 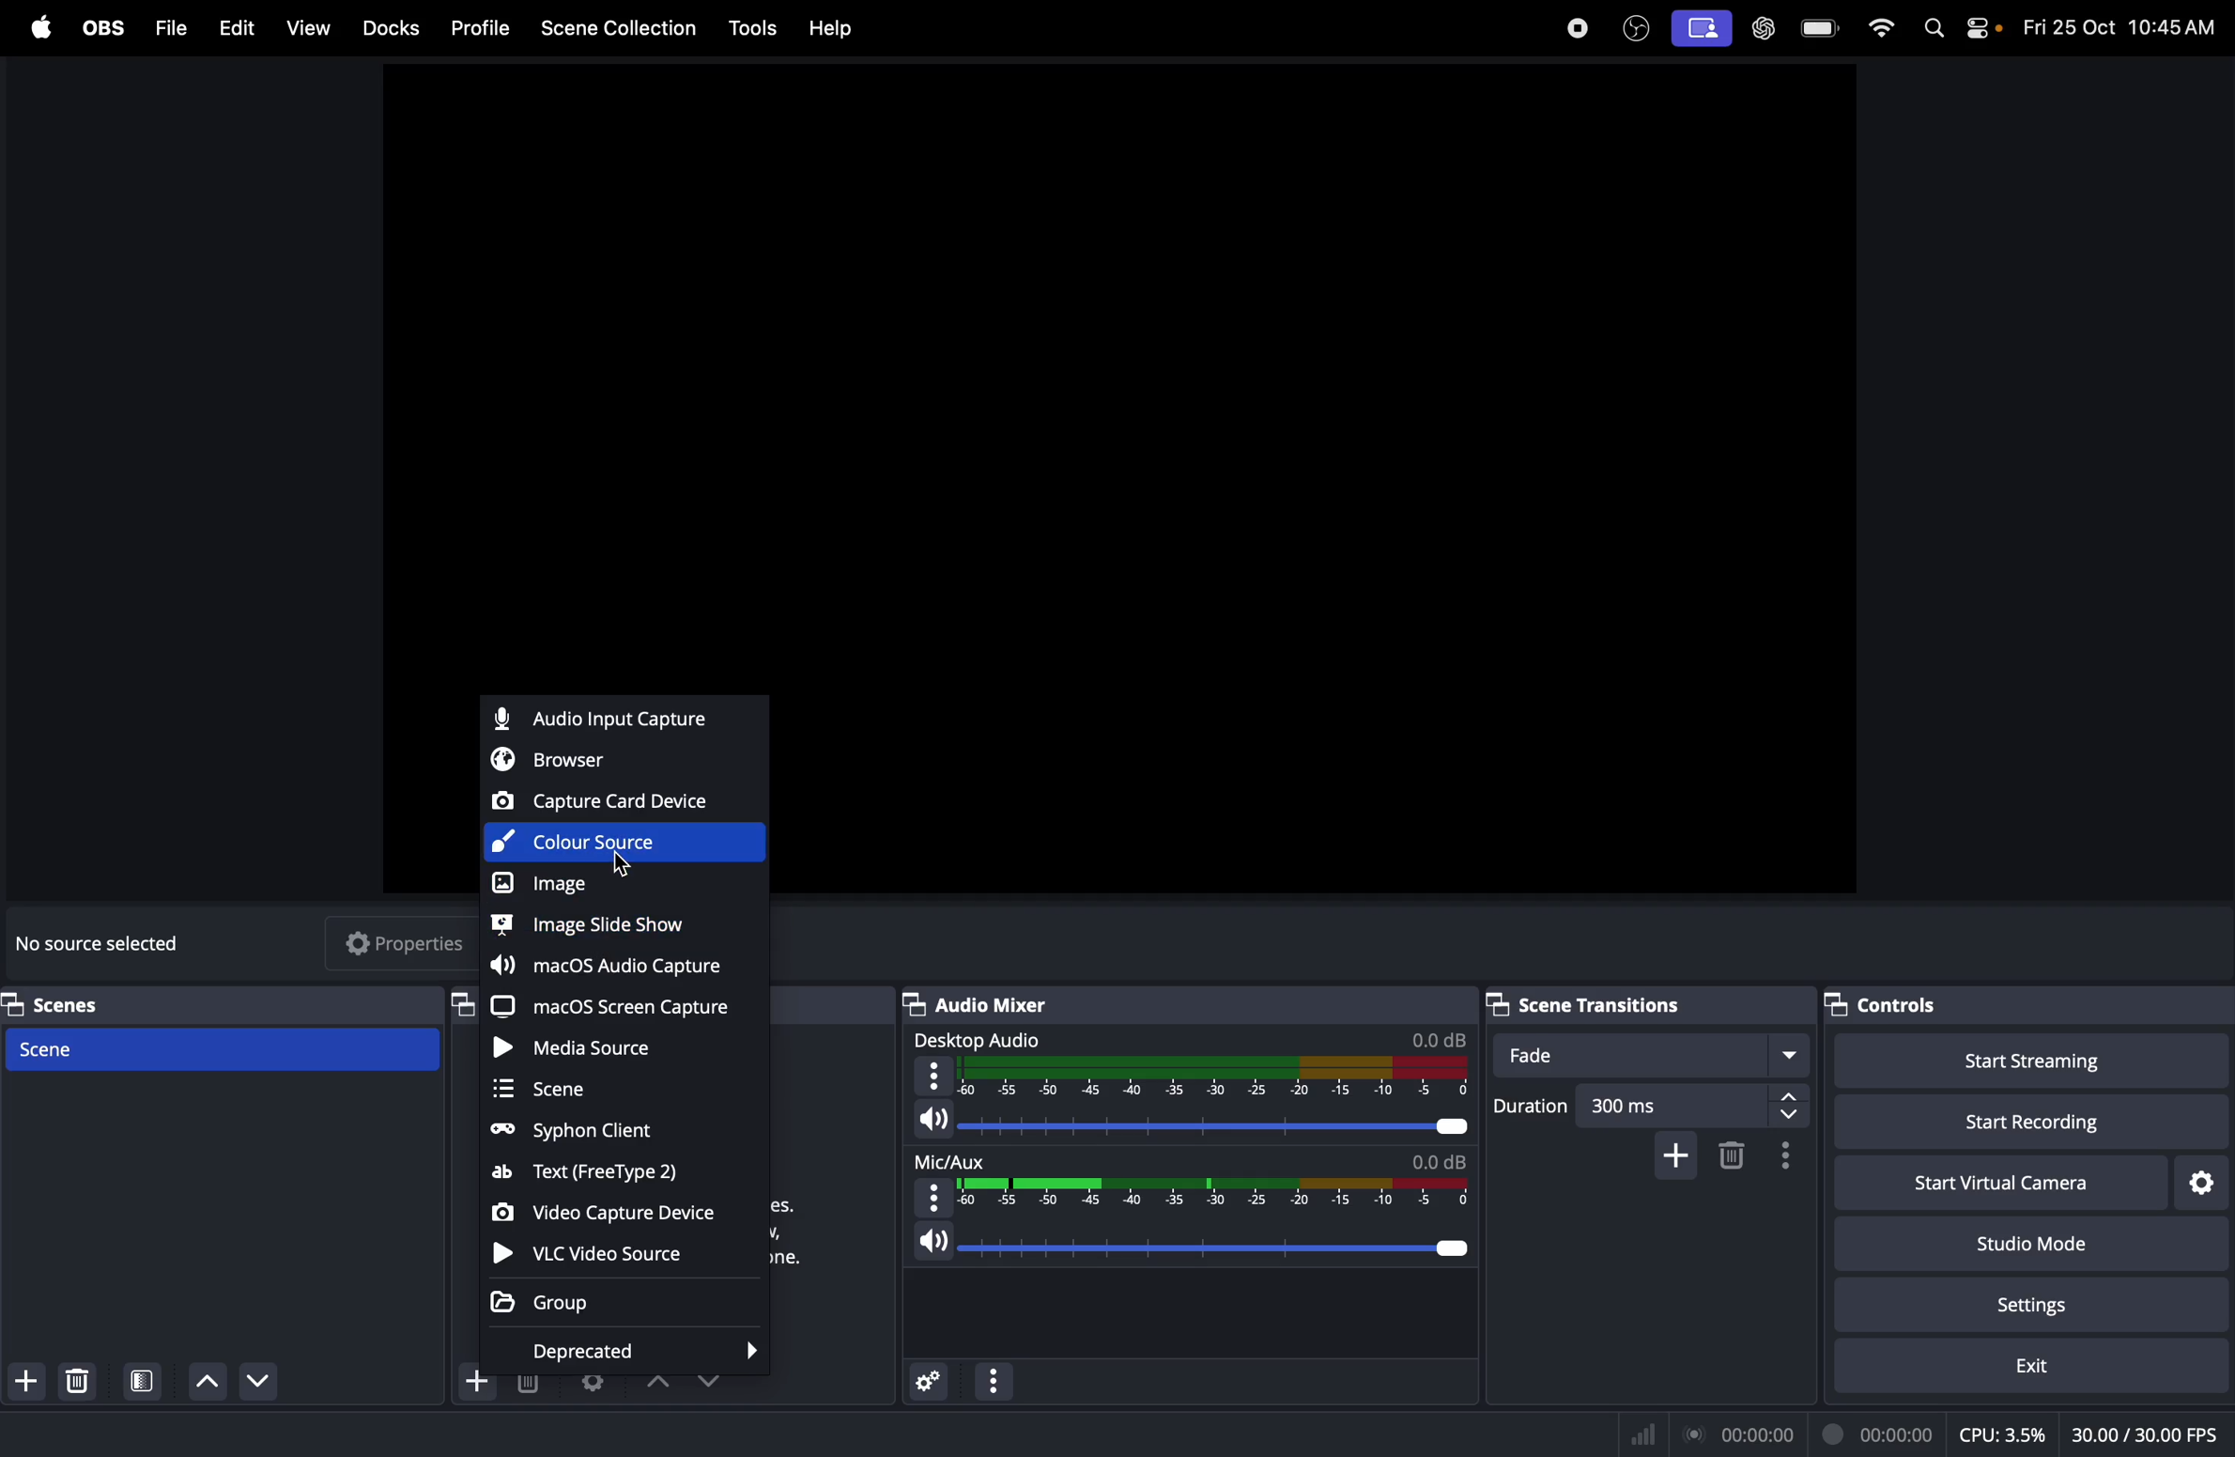 What do you see at coordinates (716, 1383) in the screenshot?
I see `drop down` at bounding box center [716, 1383].